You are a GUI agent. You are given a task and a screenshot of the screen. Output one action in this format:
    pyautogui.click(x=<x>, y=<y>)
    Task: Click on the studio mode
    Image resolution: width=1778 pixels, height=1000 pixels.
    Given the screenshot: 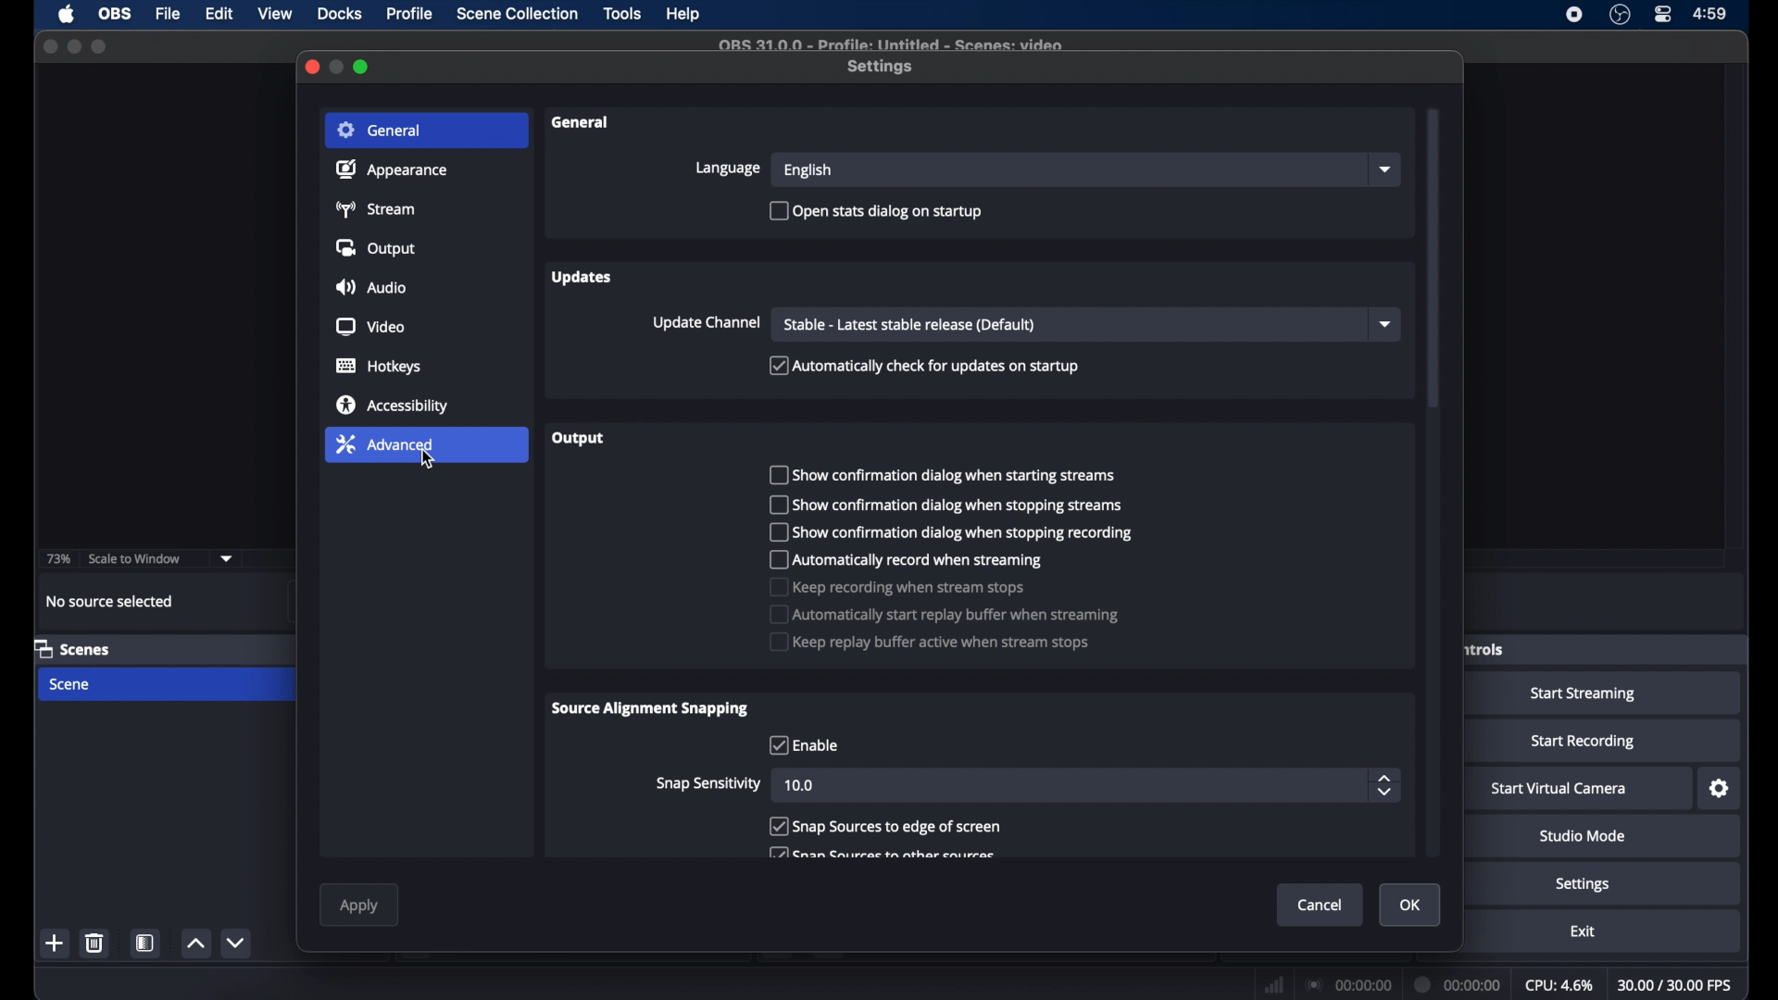 What is the action you would take?
    pyautogui.click(x=1583, y=836)
    